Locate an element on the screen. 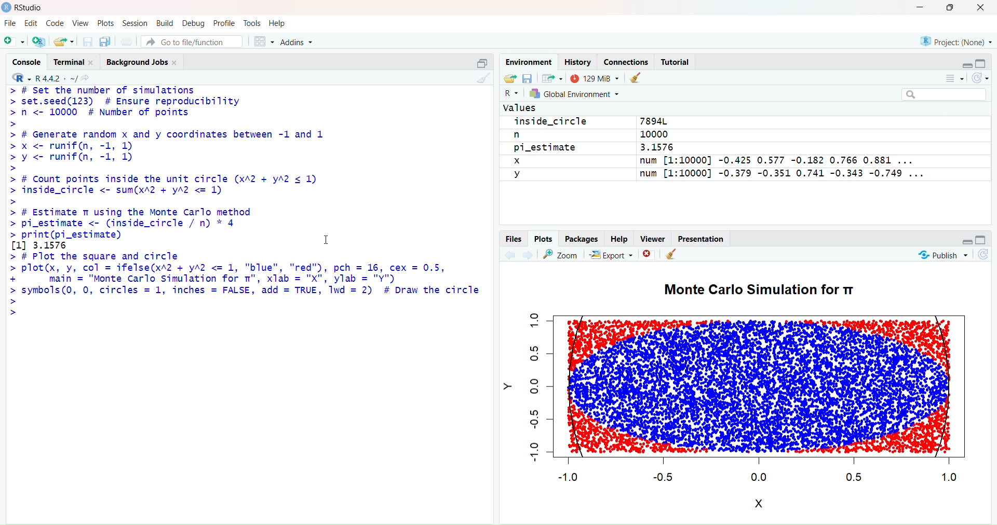 The height and width of the screenshot is (525, 997). Open an existing file (Ctrl + O) is located at coordinates (64, 40).